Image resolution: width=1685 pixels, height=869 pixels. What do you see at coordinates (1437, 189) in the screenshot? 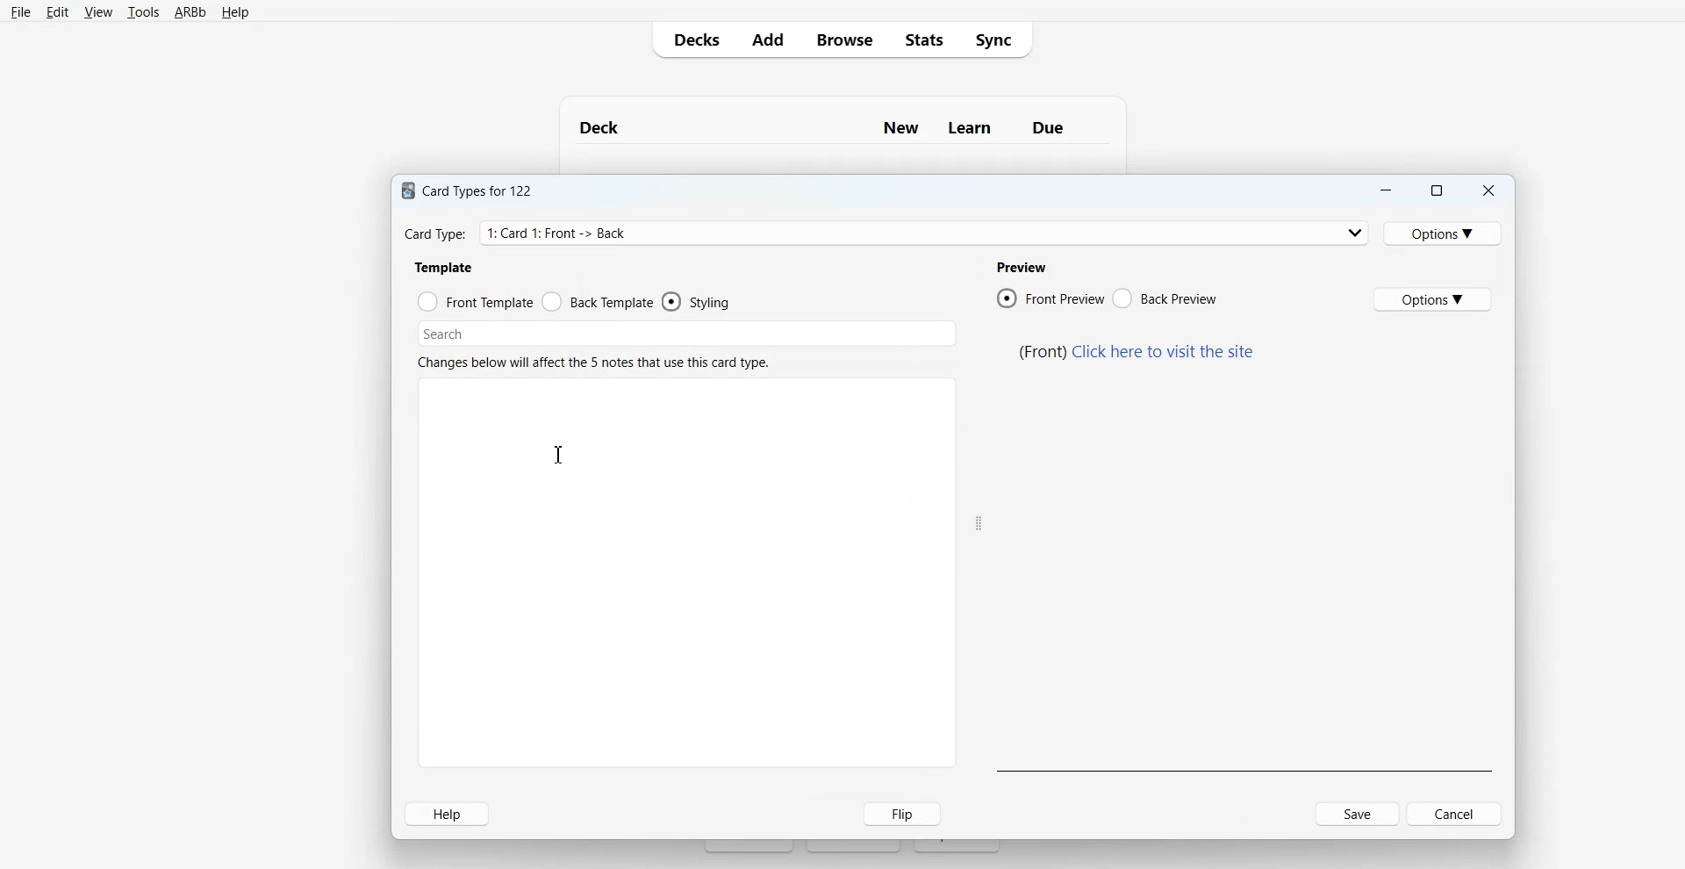
I see `Maximize` at bounding box center [1437, 189].